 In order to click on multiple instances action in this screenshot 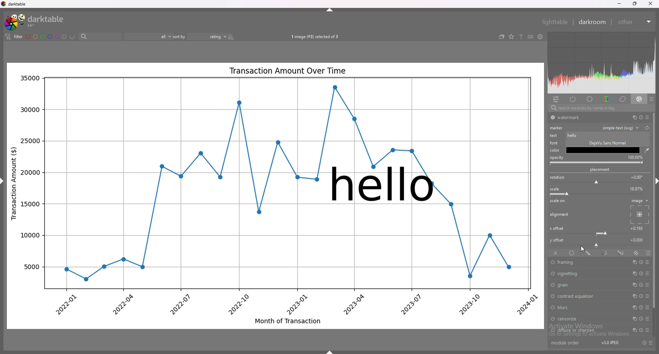, I will do `click(634, 296)`.